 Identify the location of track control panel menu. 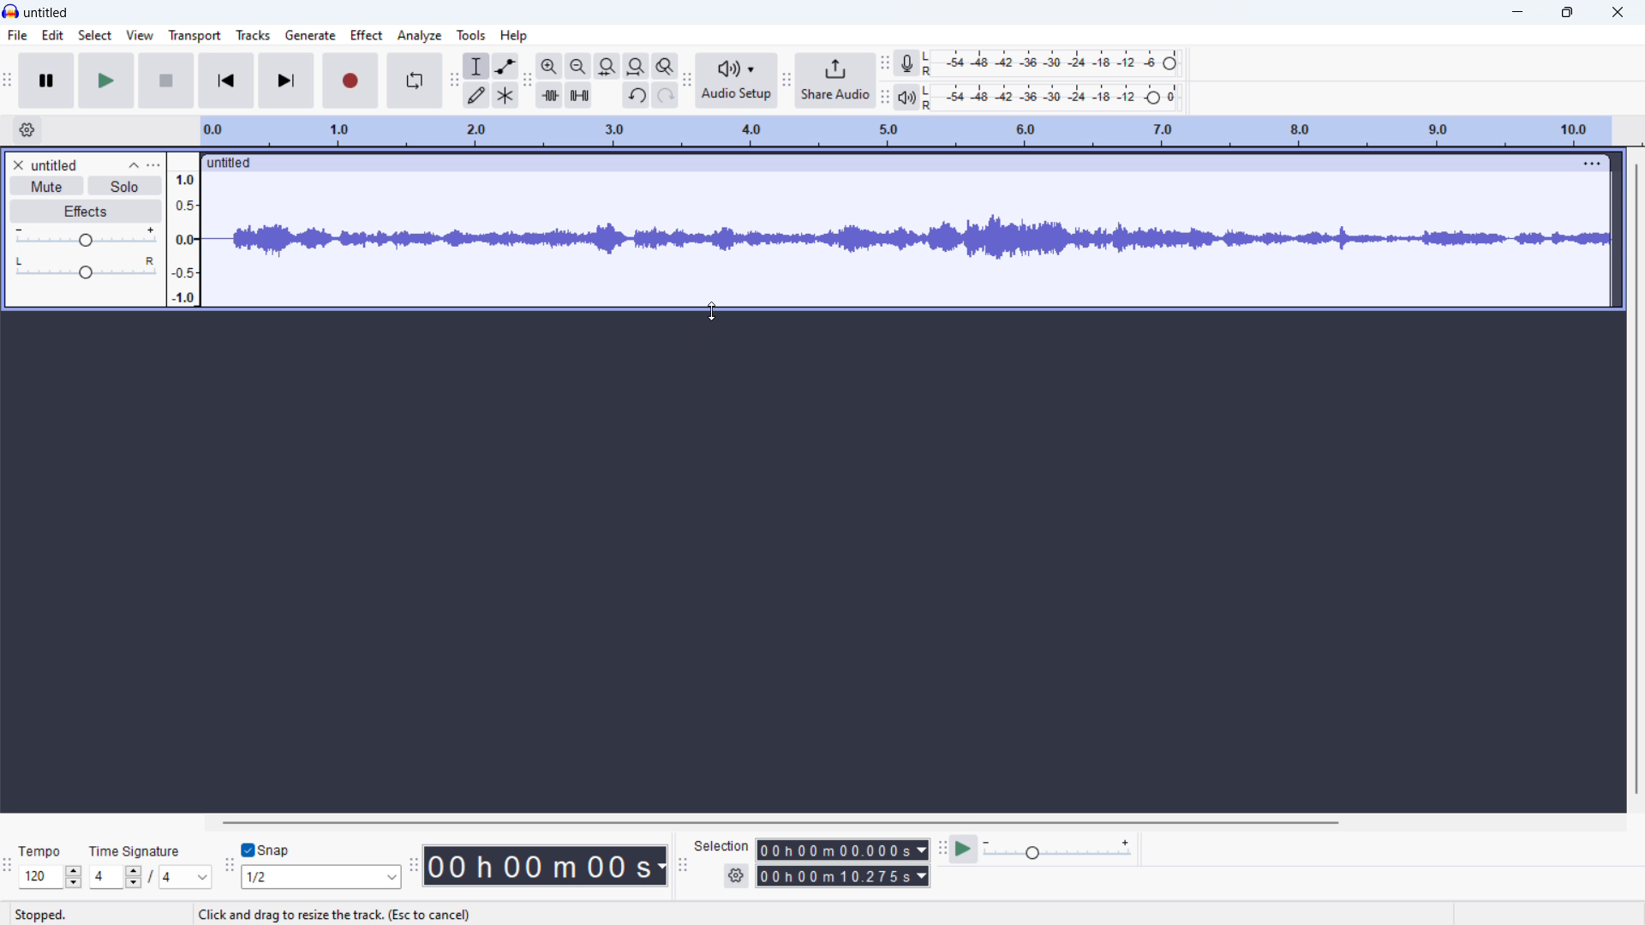
(154, 164).